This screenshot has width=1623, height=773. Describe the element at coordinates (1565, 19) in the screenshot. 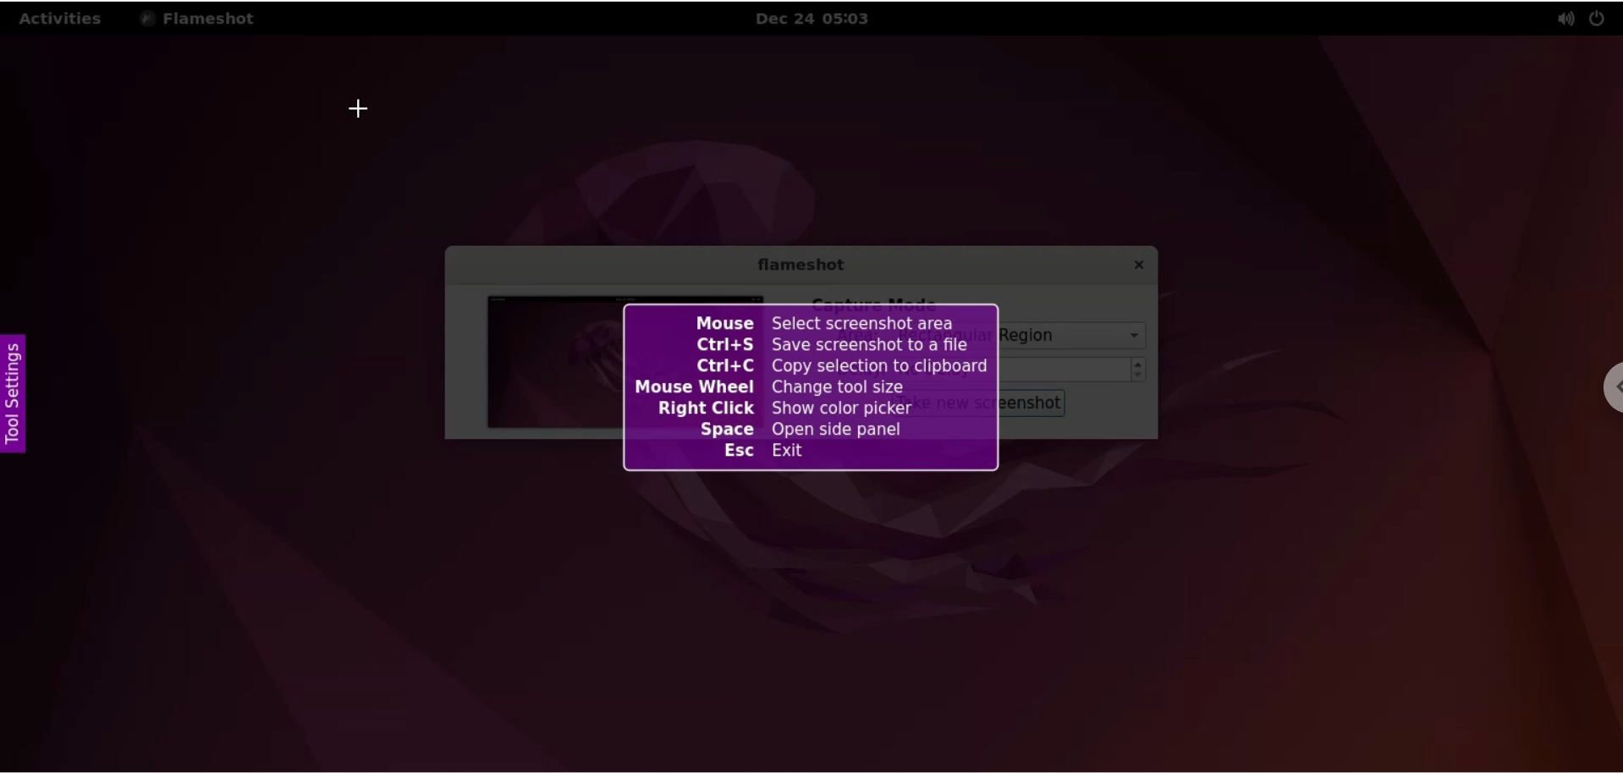

I see `sound options` at that location.